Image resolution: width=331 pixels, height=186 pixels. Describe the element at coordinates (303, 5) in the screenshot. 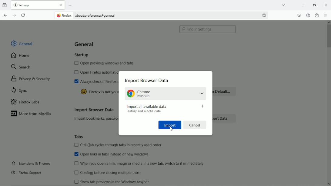

I see `Minimize` at that location.